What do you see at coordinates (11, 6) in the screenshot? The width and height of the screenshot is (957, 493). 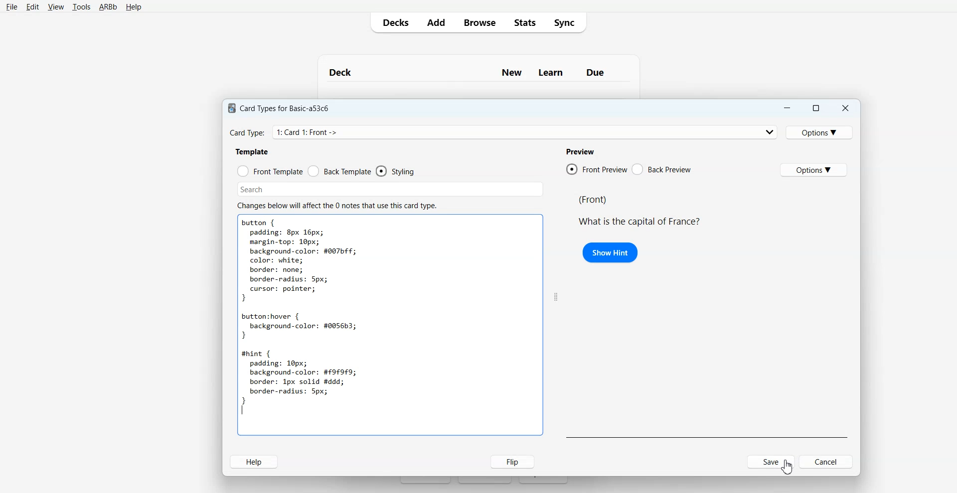 I see `File` at bounding box center [11, 6].